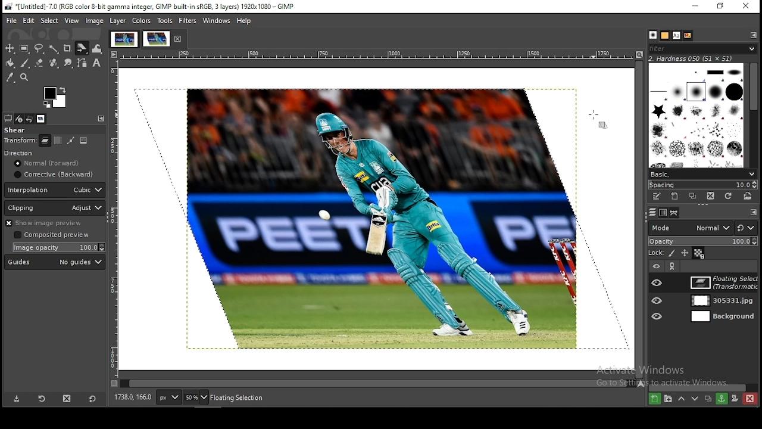 This screenshot has height=429, width=762. What do you see at coordinates (242, 398) in the screenshot?
I see `305331.jpg (23.3 mb)` at bounding box center [242, 398].